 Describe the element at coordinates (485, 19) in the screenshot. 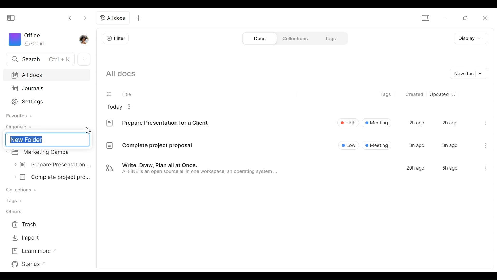

I see `Close` at that location.